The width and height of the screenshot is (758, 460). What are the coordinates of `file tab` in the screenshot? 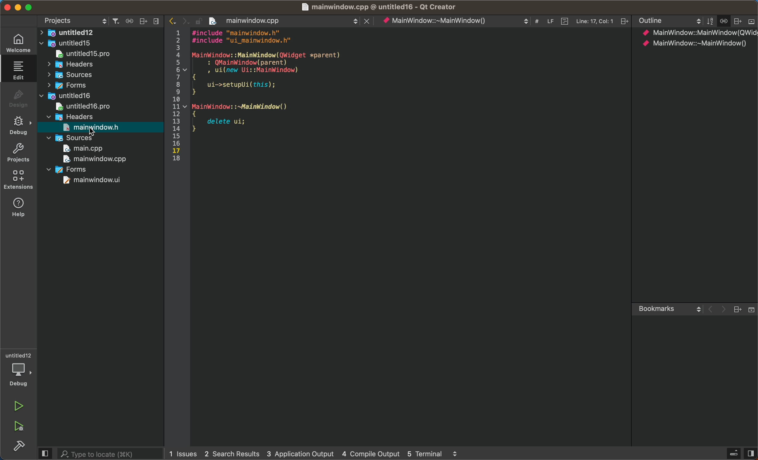 It's located at (283, 19).